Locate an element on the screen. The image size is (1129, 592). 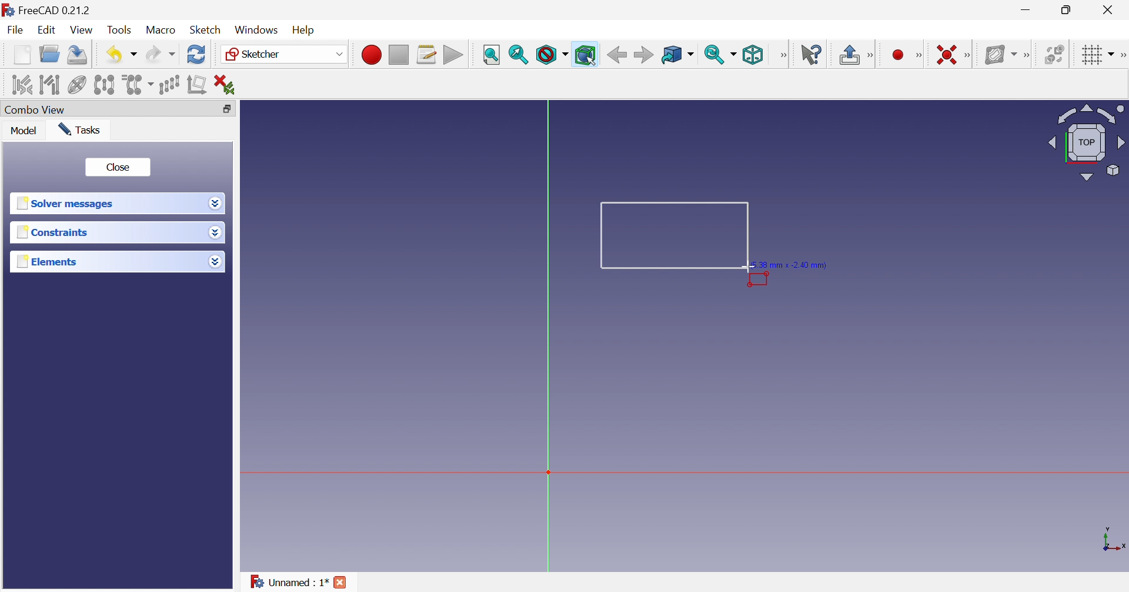
Edit is located at coordinates (46, 31).